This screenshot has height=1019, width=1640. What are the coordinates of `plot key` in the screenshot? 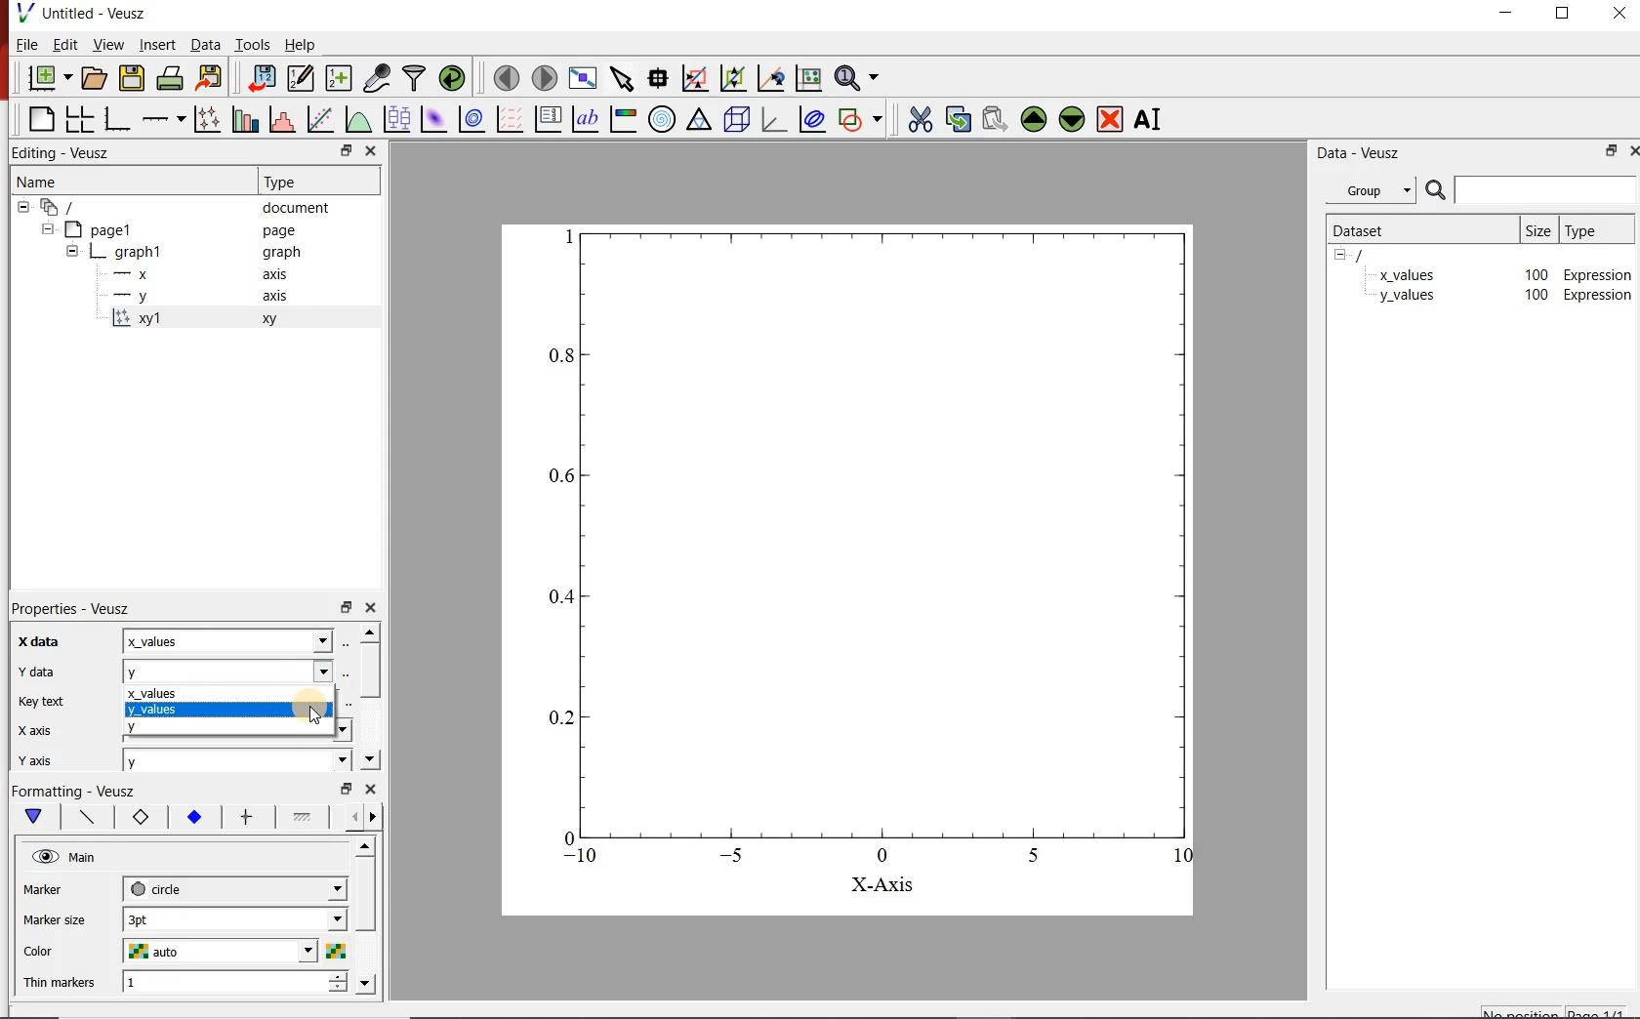 It's located at (550, 118).